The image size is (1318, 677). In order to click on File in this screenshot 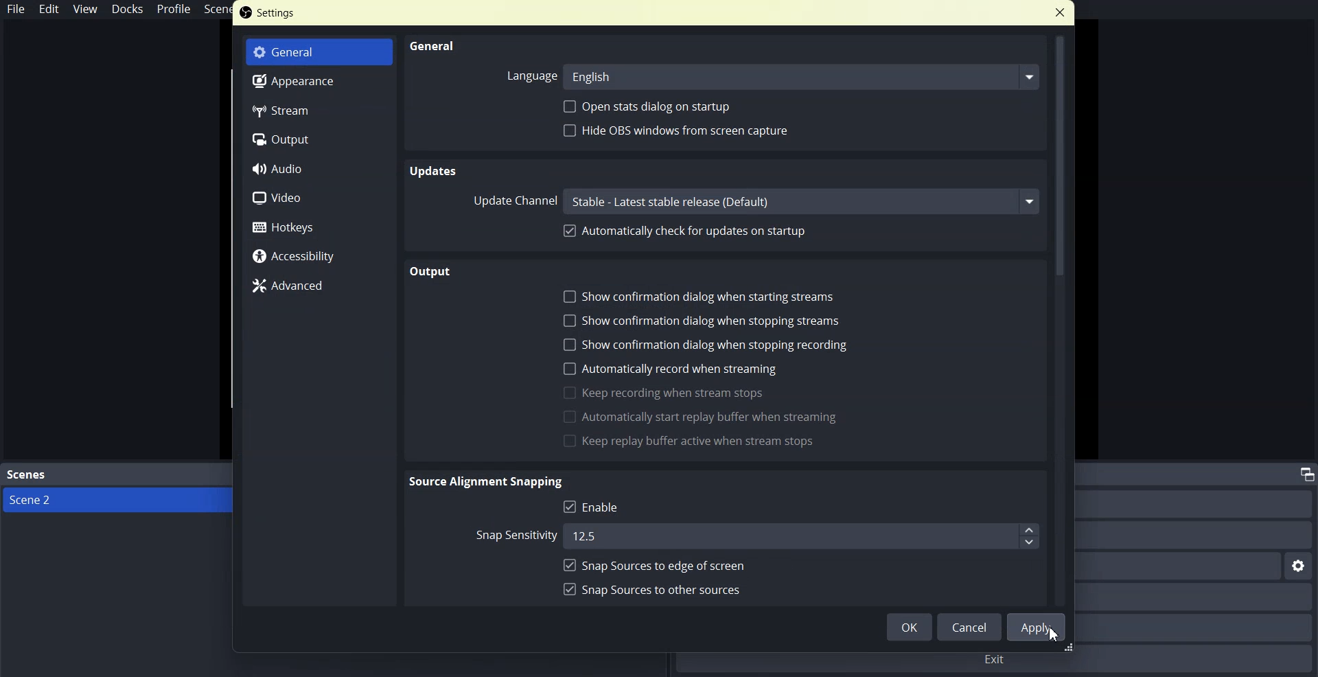, I will do `click(16, 9)`.